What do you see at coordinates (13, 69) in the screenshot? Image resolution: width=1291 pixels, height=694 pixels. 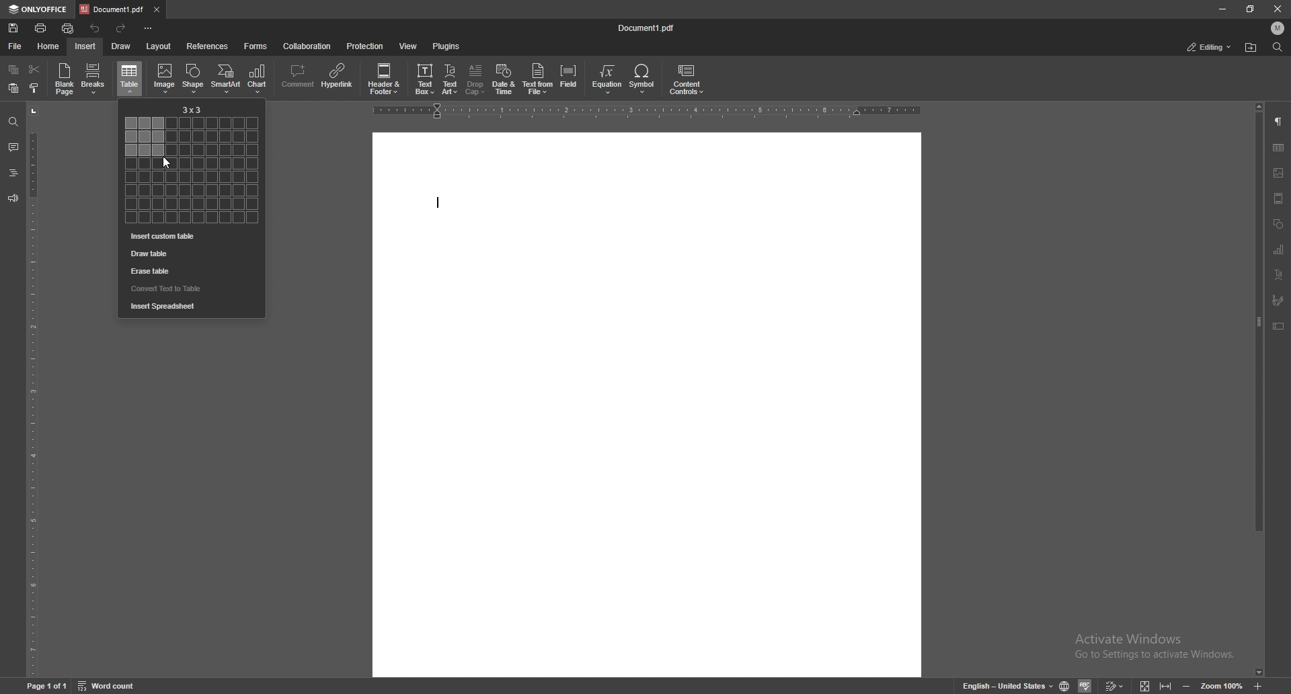 I see `copy` at bounding box center [13, 69].